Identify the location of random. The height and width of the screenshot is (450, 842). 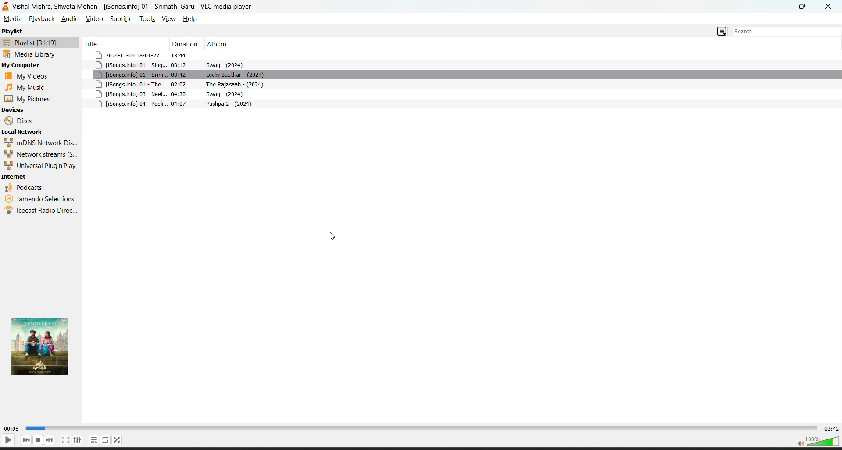
(117, 440).